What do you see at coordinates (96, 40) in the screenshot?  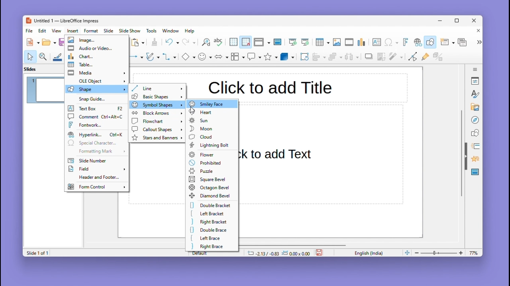 I see `Image` at bounding box center [96, 40].